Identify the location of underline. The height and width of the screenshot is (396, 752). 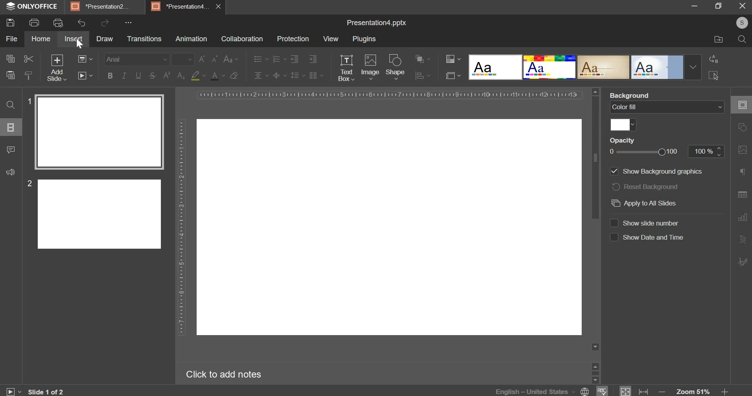
(138, 75).